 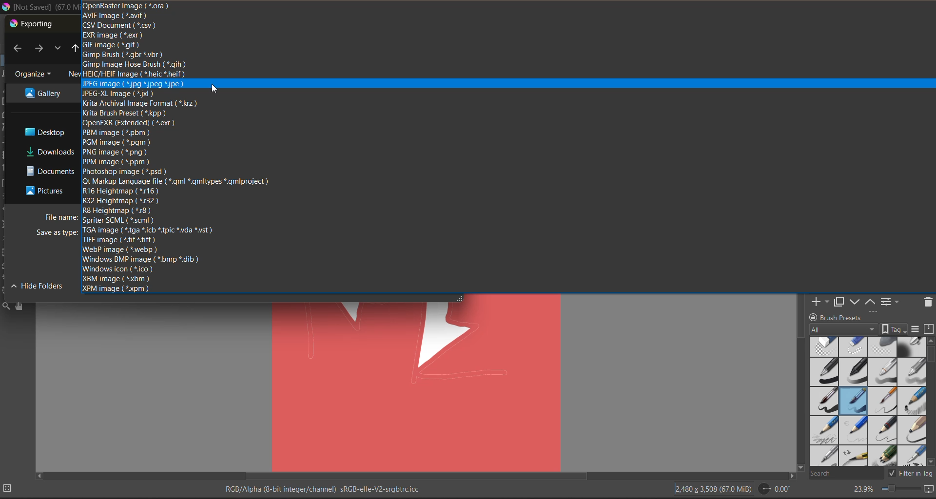 What do you see at coordinates (930, 355) in the screenshot?
I see `horizontal scroll bar` at bounding box center [930, 355].